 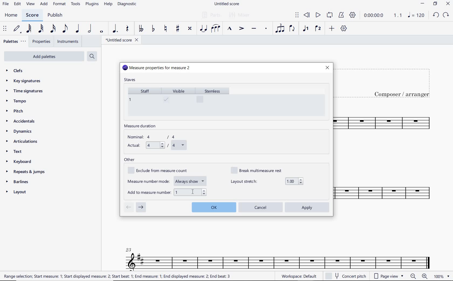 I want to click on DYNAMICS, so click(x=22, y=132).